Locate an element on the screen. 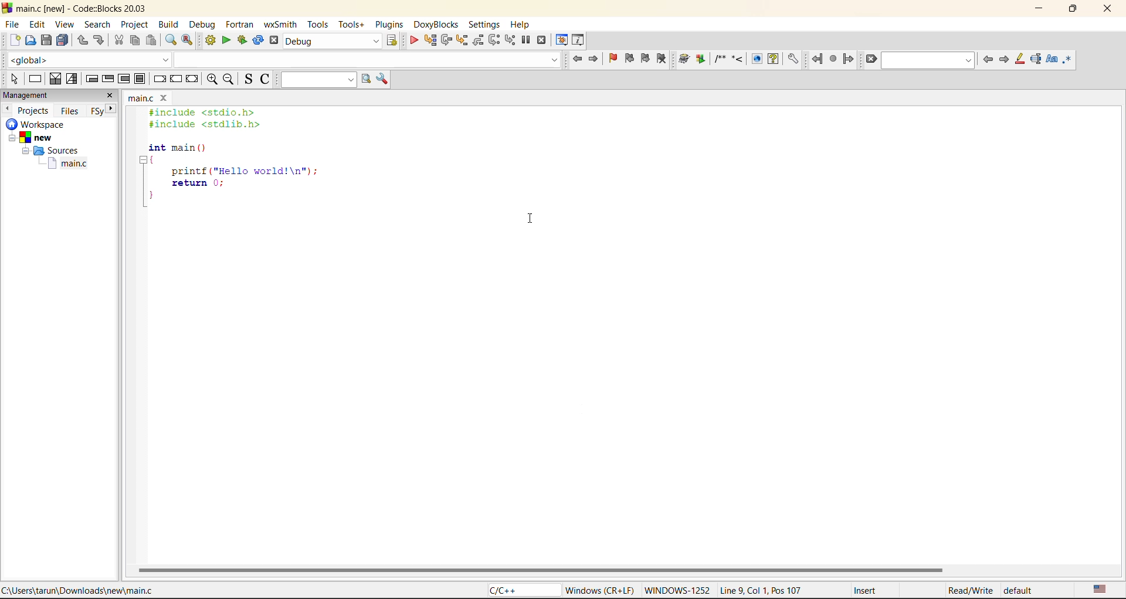 The width and height of the screenshot is (1126, 599). C/C++ is located at coordinates (518, 590).